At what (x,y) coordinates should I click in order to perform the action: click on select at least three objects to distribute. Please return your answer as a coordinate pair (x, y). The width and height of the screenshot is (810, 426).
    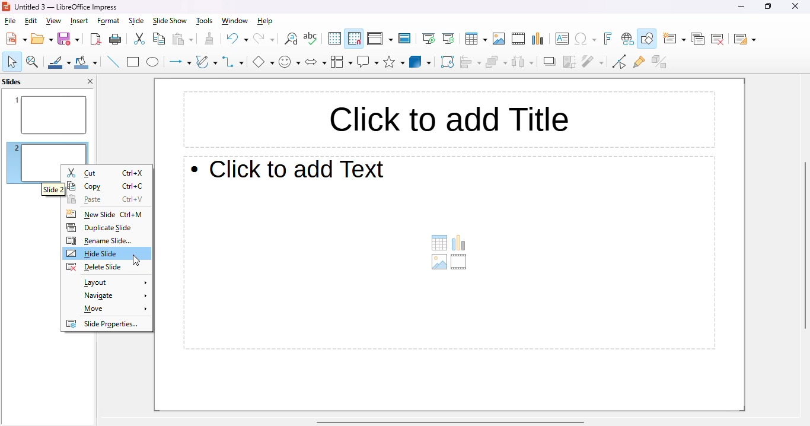
    Looking at the image, I should click on (523, 61).